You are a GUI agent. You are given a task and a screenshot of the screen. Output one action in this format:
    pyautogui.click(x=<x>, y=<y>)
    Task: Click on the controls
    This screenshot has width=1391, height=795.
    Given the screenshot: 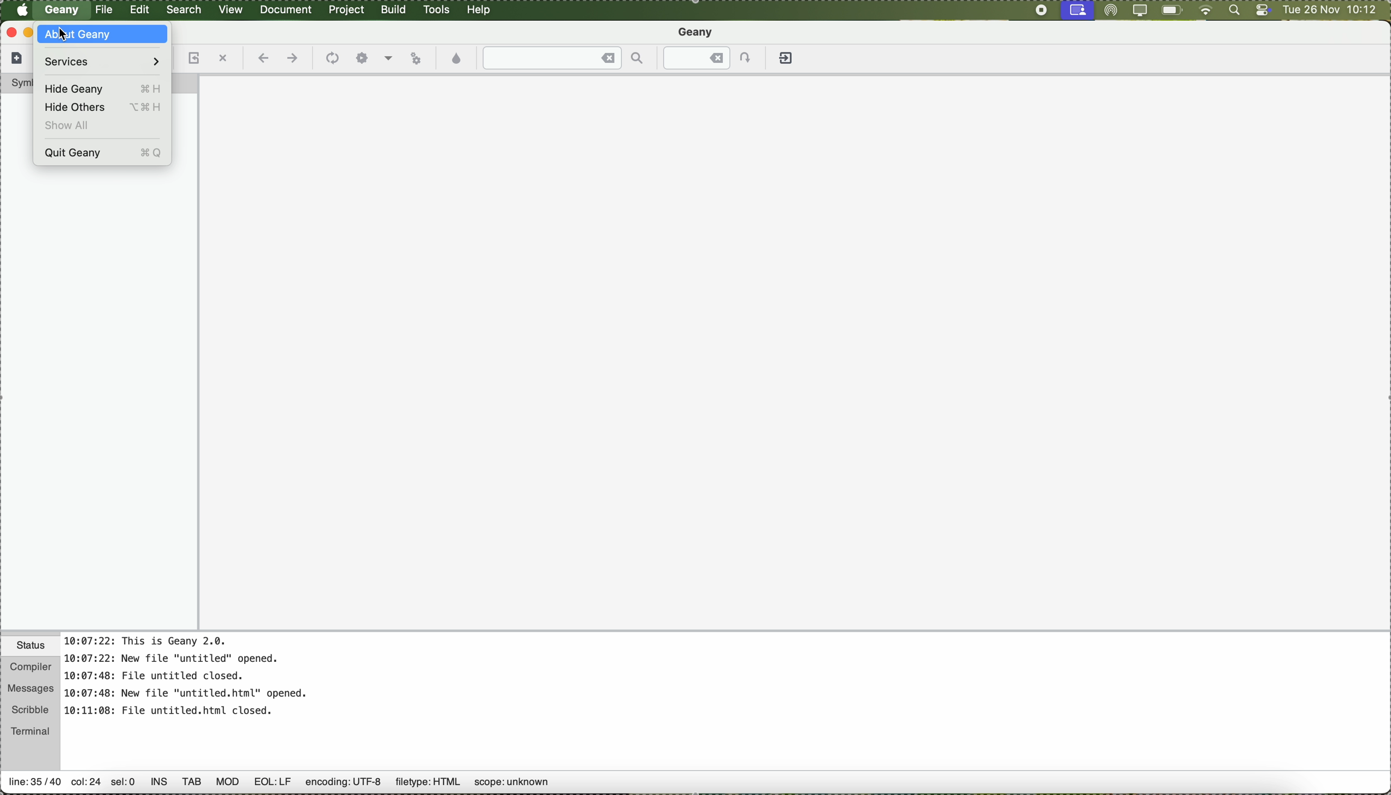 What is the action you would take?
    pyautogui.click(x=1259, y=11)
    